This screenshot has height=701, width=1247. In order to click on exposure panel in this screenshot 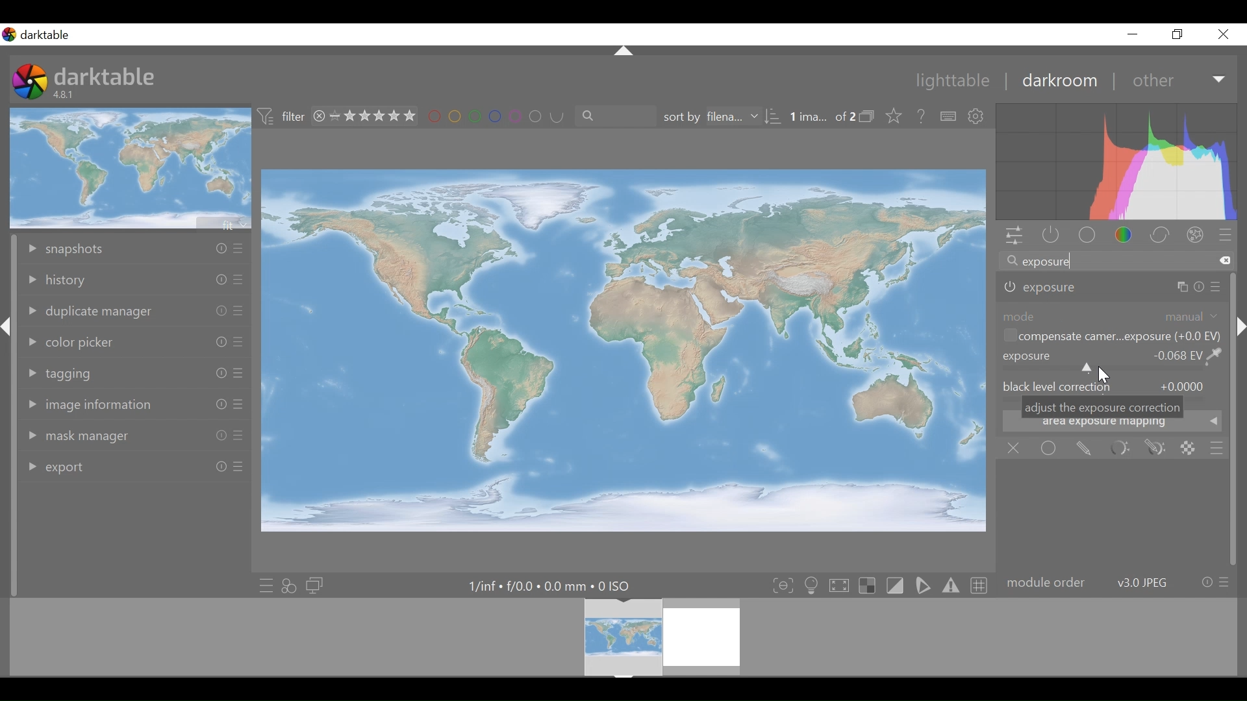, I will do `click(1113, 288)`.